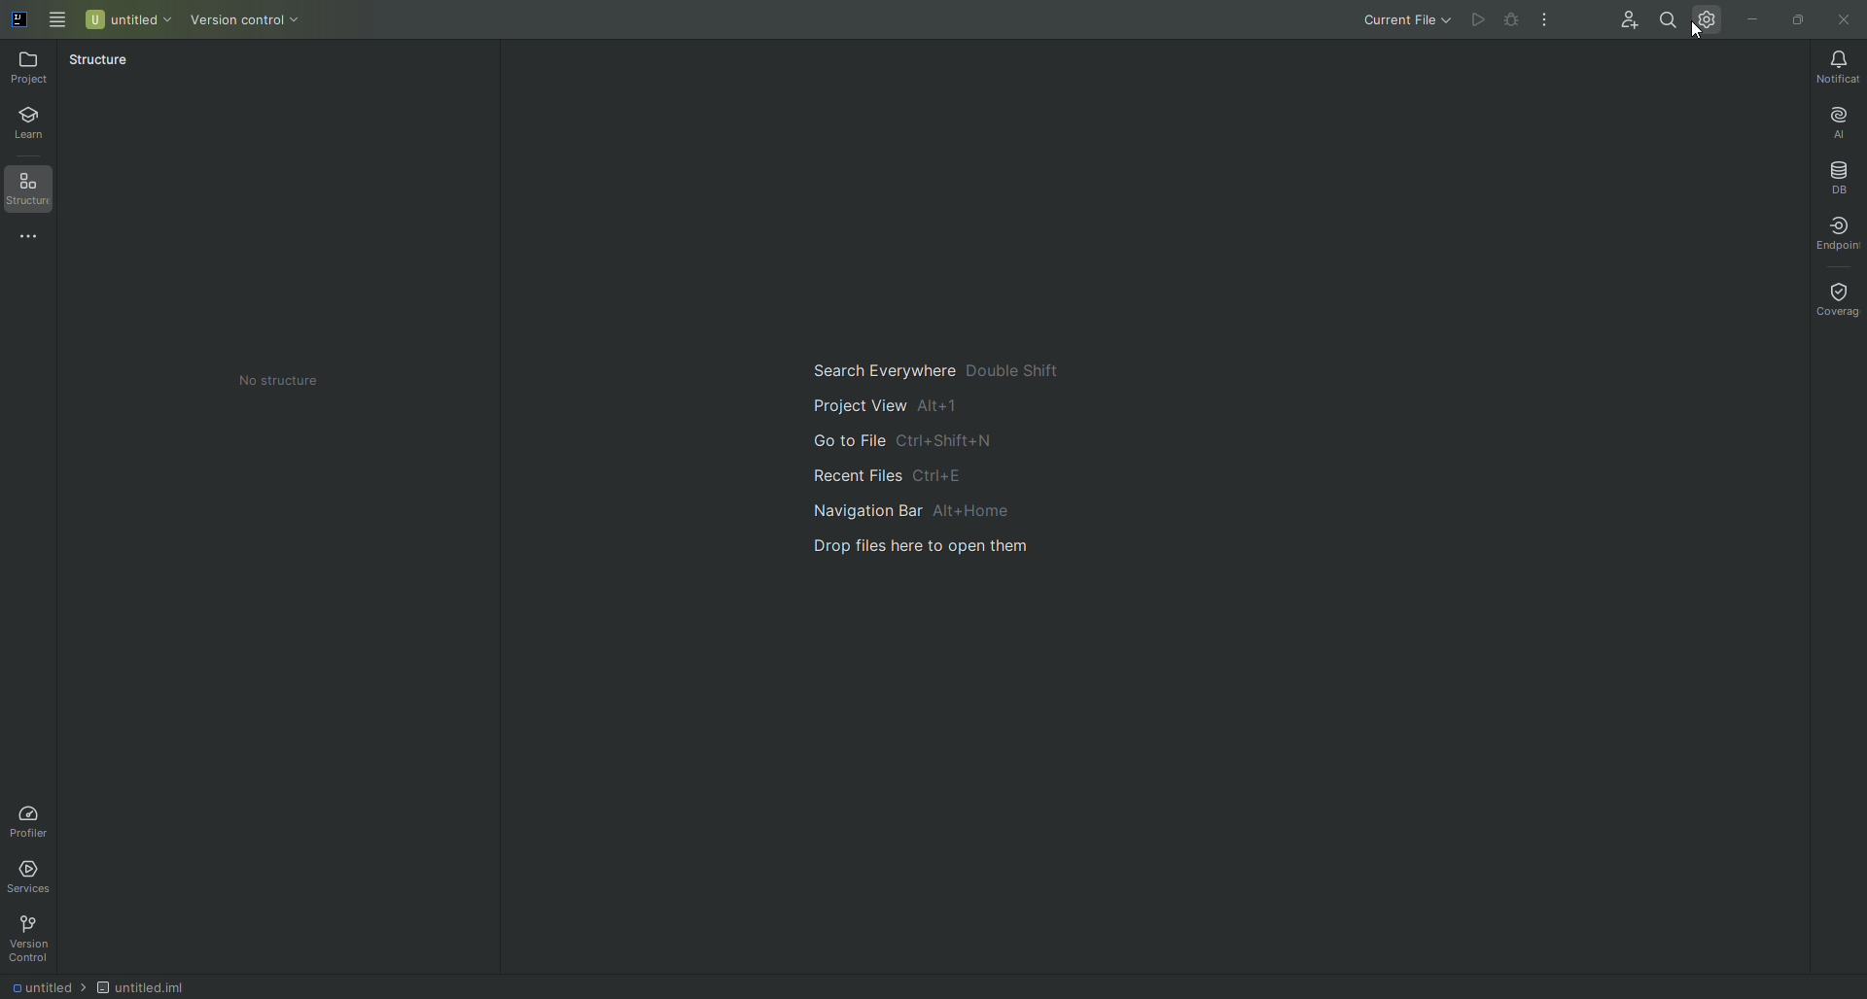  I want to click on logo, so click(19, 20).